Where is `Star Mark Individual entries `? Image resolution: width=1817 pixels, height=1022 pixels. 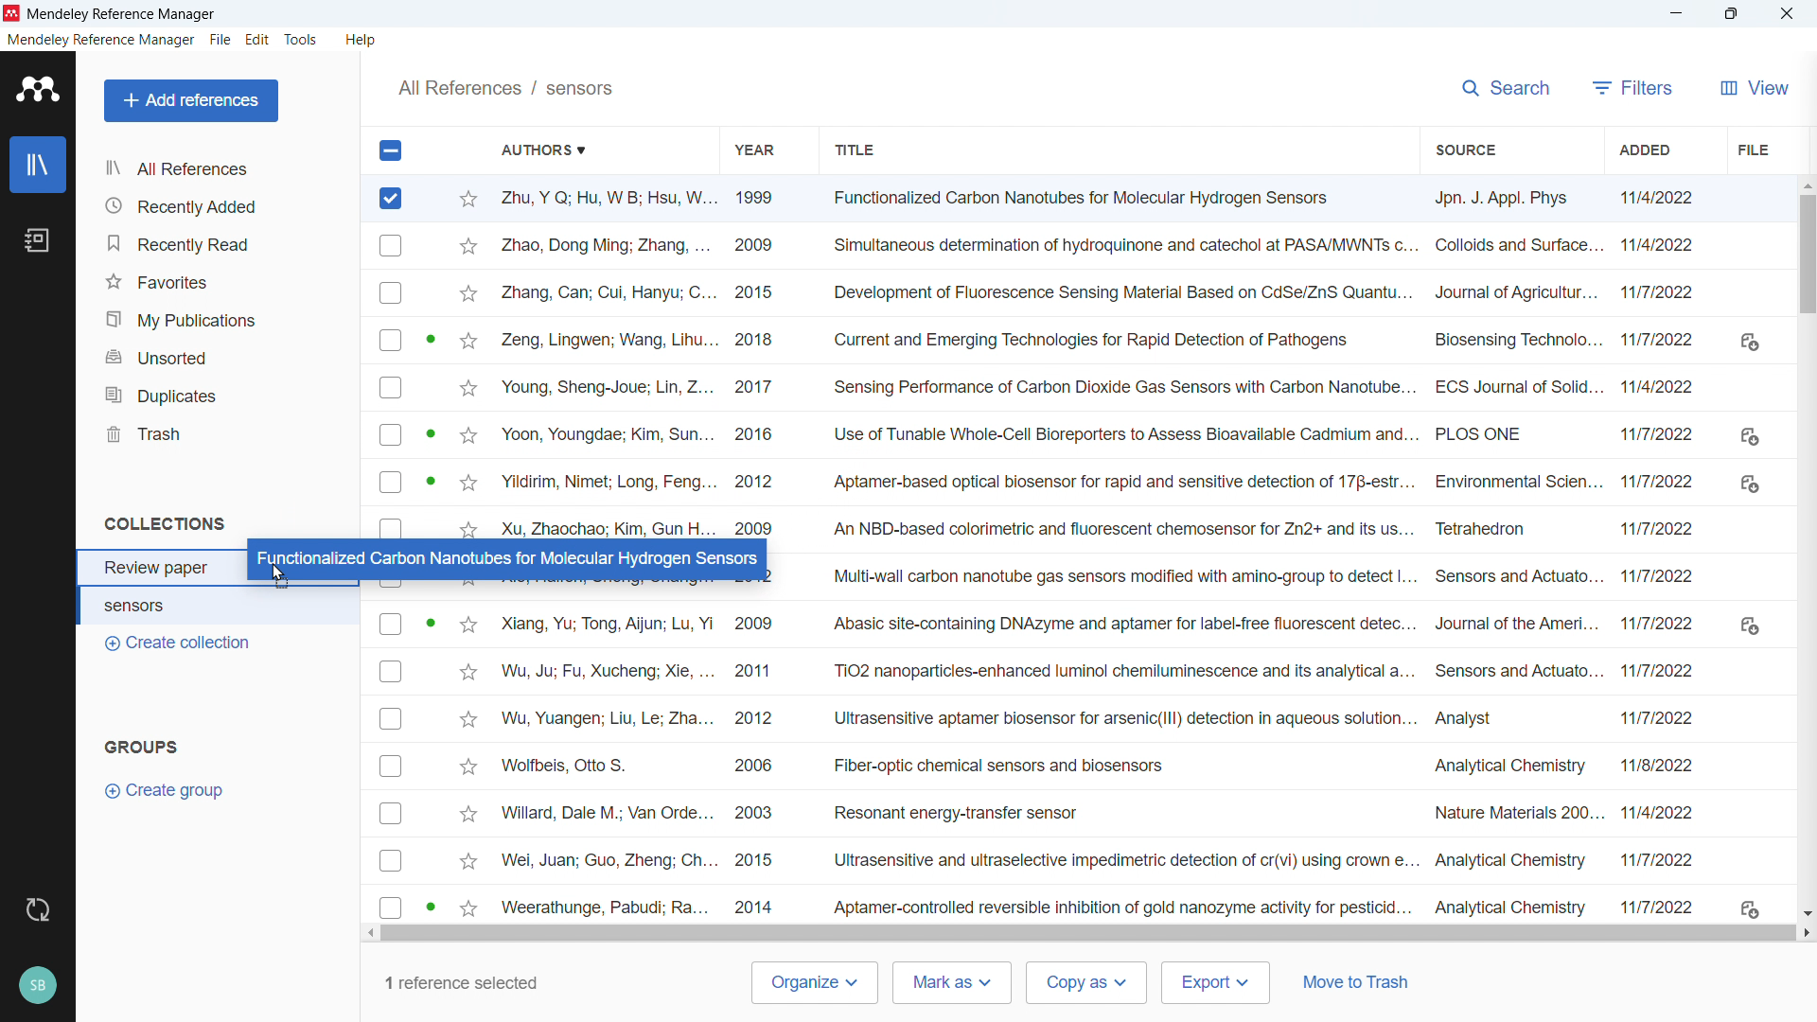 Star Mark Individual entries  is located at coordinates (468, 765).